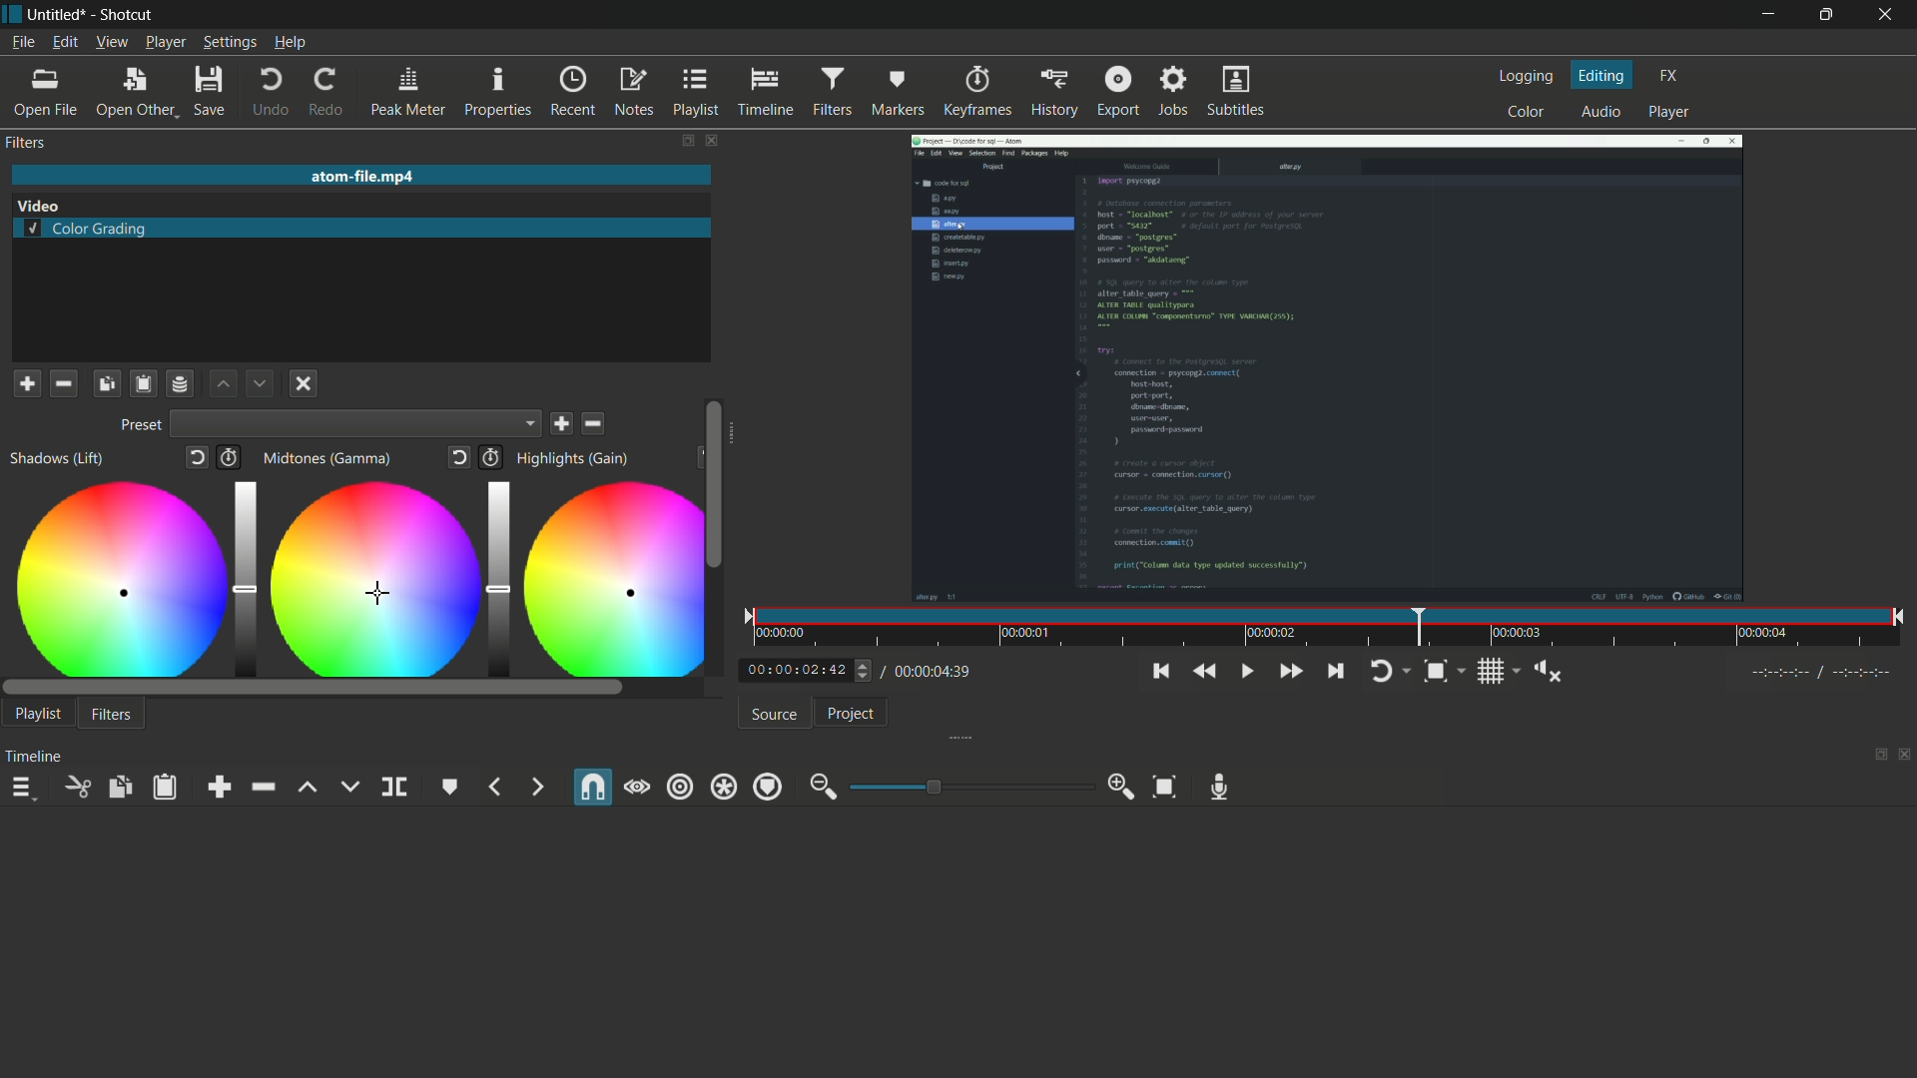  What do you see at coordinates (169, 787) in the screenshot?
I see `paste` at bounding box center [169, 787].